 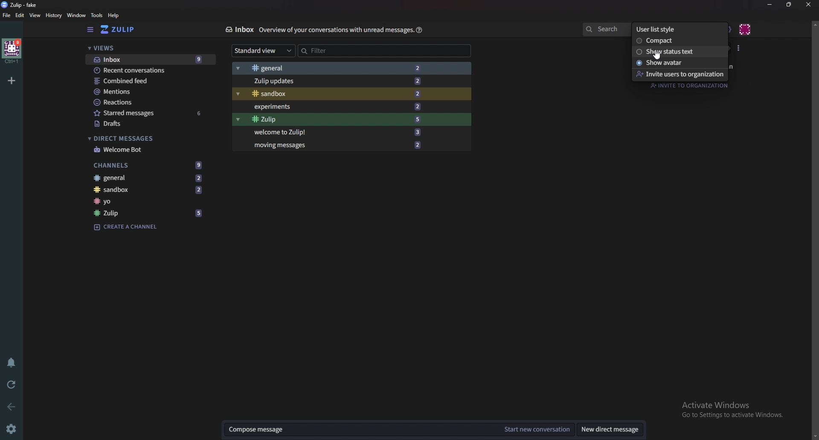 I want to click on Drafts, so click(x=152, y=123).